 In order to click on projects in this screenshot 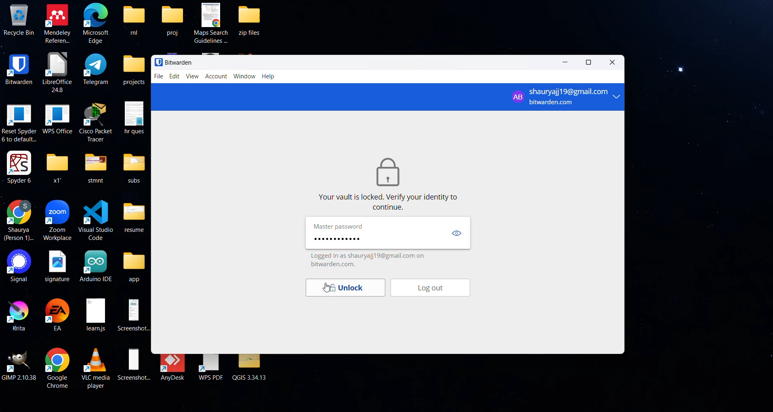, I will do `click(134, 70)`.